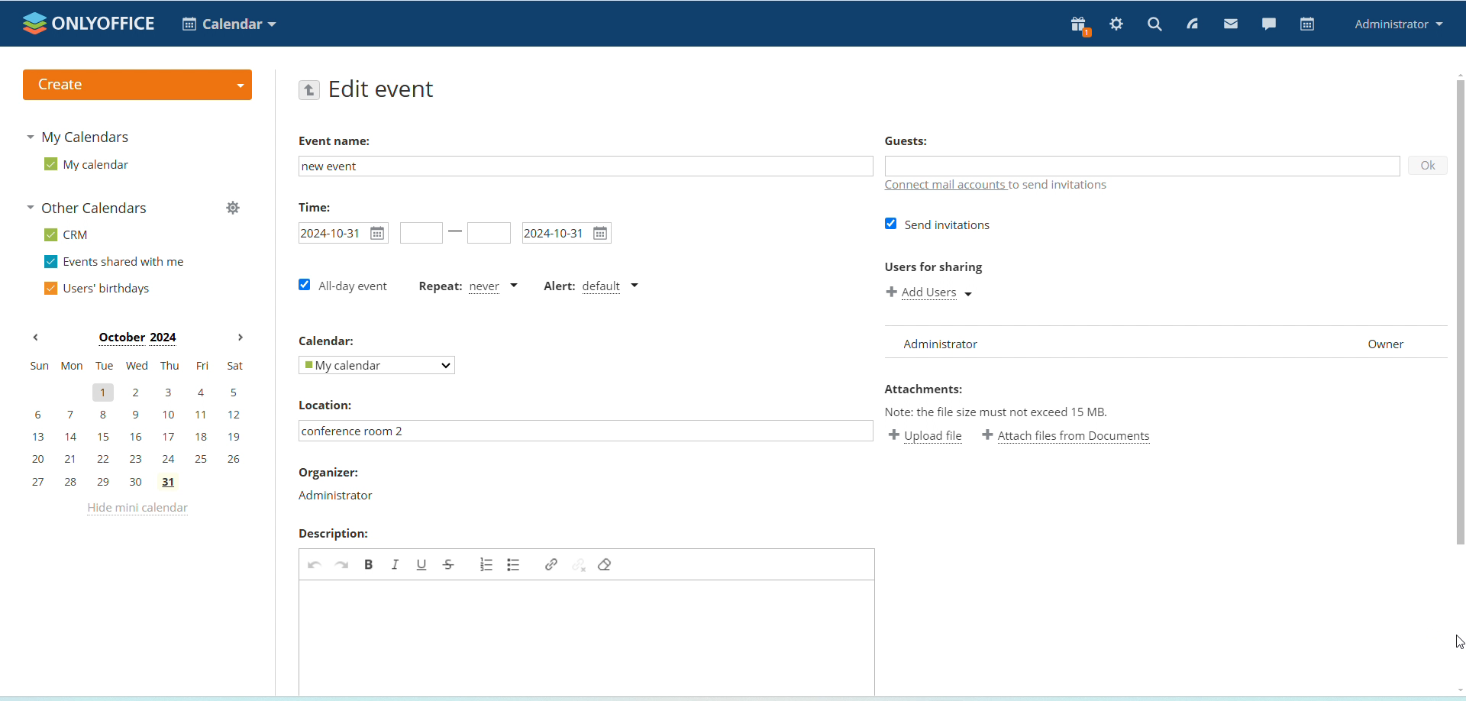  What do you see at coordinates (325, 339) in the screenshot?
I see `Calendar` at bounding box center [325, 339].